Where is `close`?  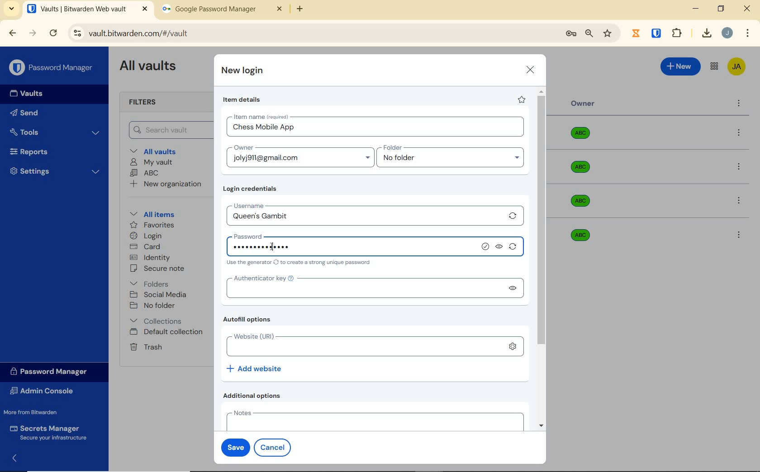 close is located at coordinates (531, 70).